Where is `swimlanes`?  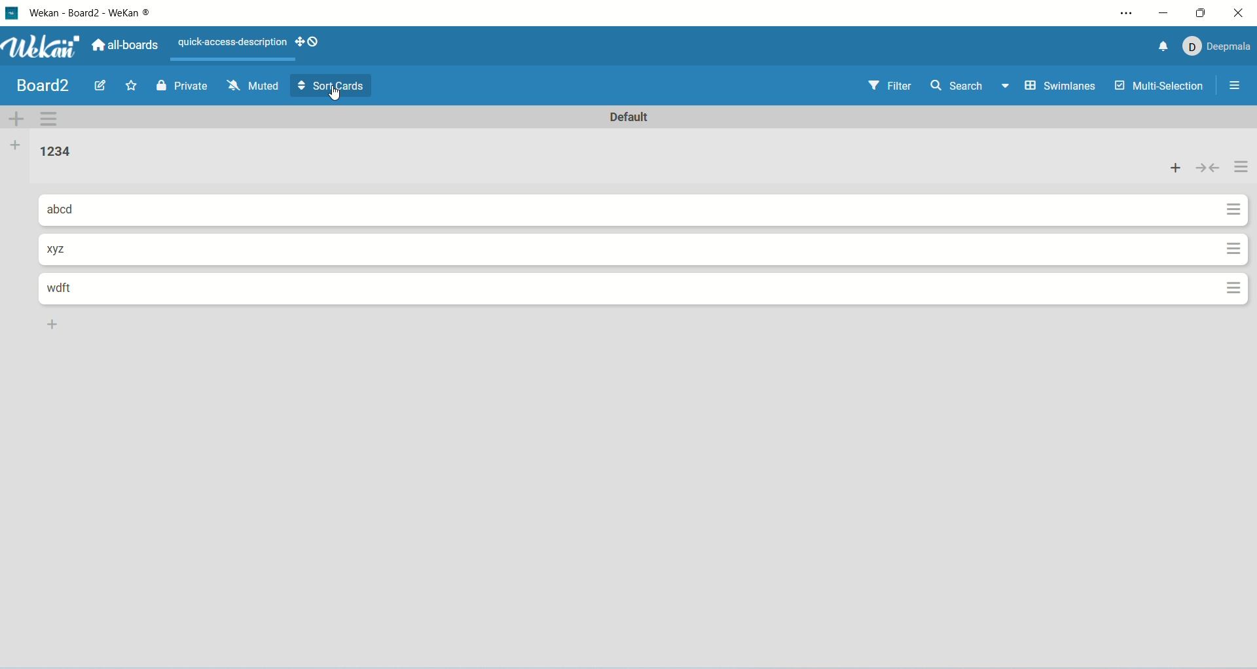
swimlanes is located at coordinates (1063, 87).